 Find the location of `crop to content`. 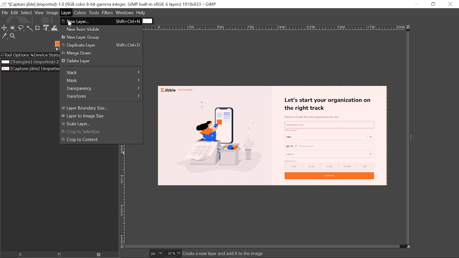

crop to content is located at coordinates (99, 140).